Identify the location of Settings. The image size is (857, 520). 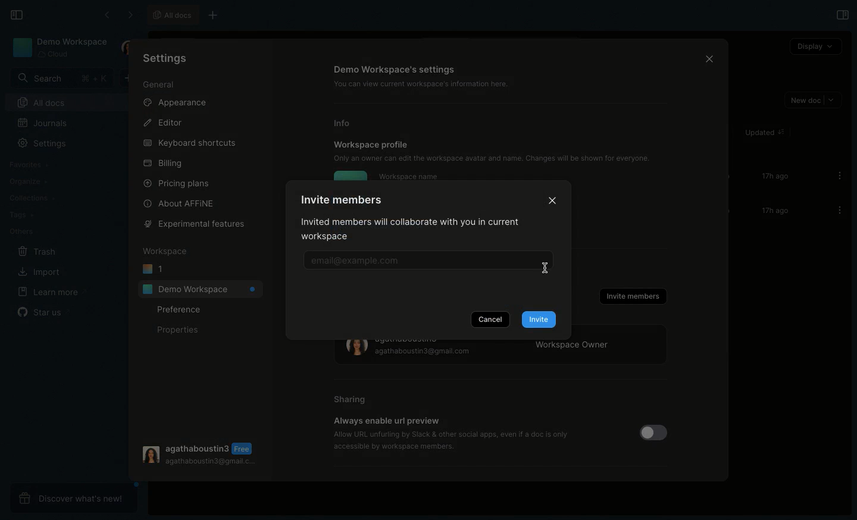
(43, 143).